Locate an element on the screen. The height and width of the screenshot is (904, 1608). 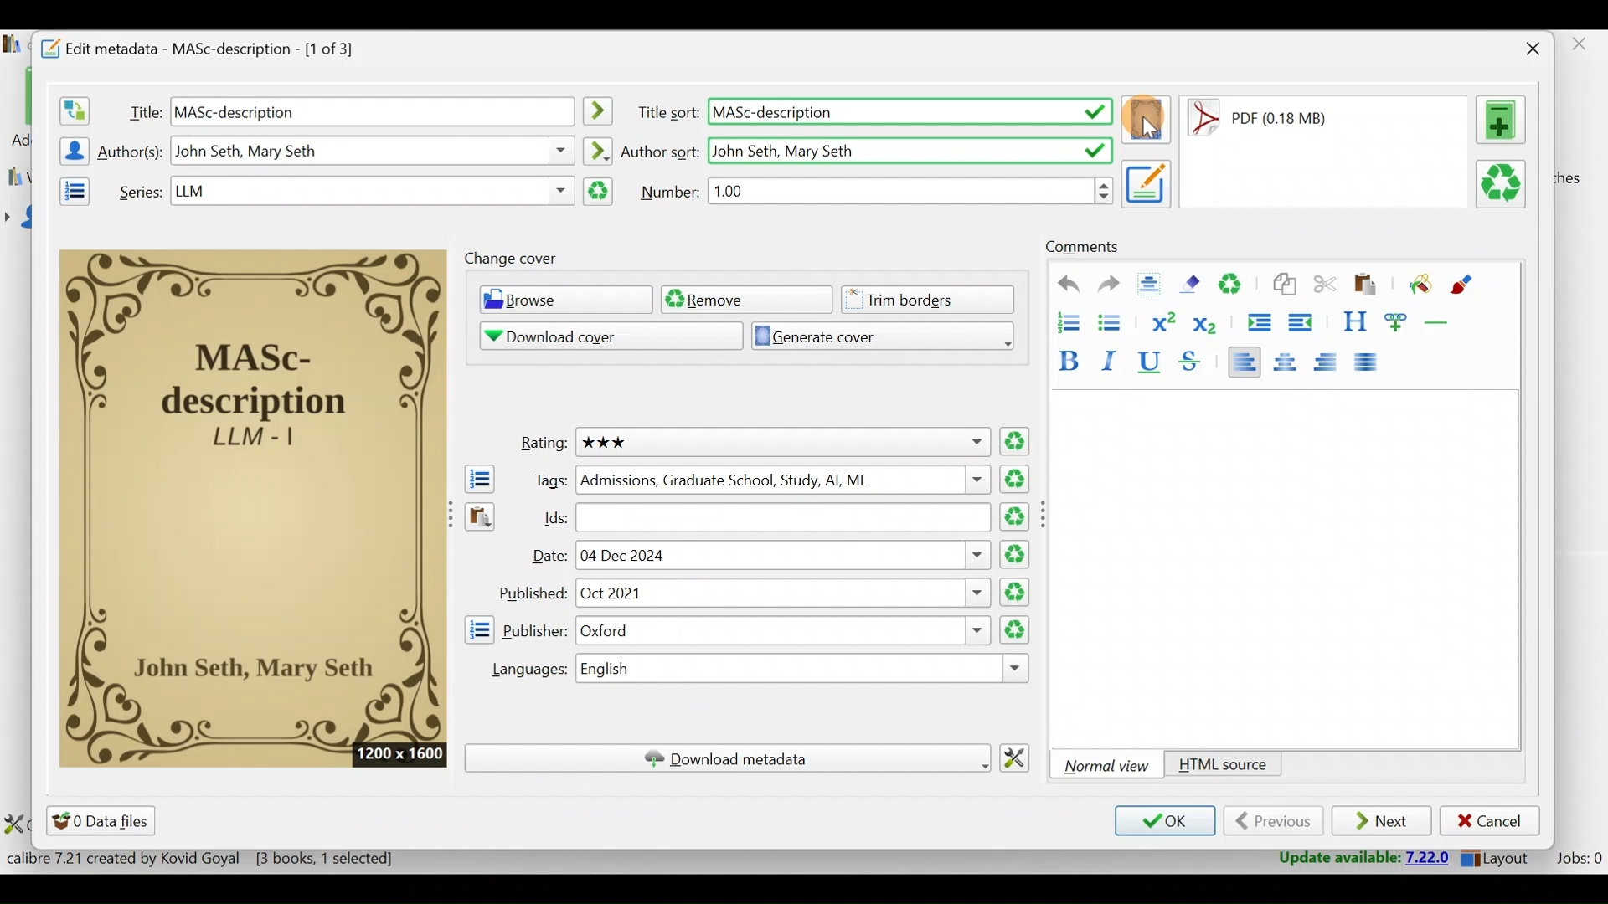
Align centre is located at coordinates (1292, 359).